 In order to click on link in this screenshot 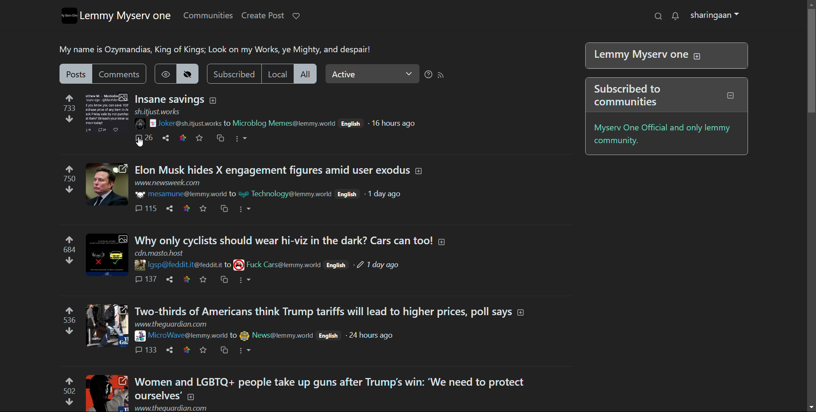, I will do `click(183, 138)`.